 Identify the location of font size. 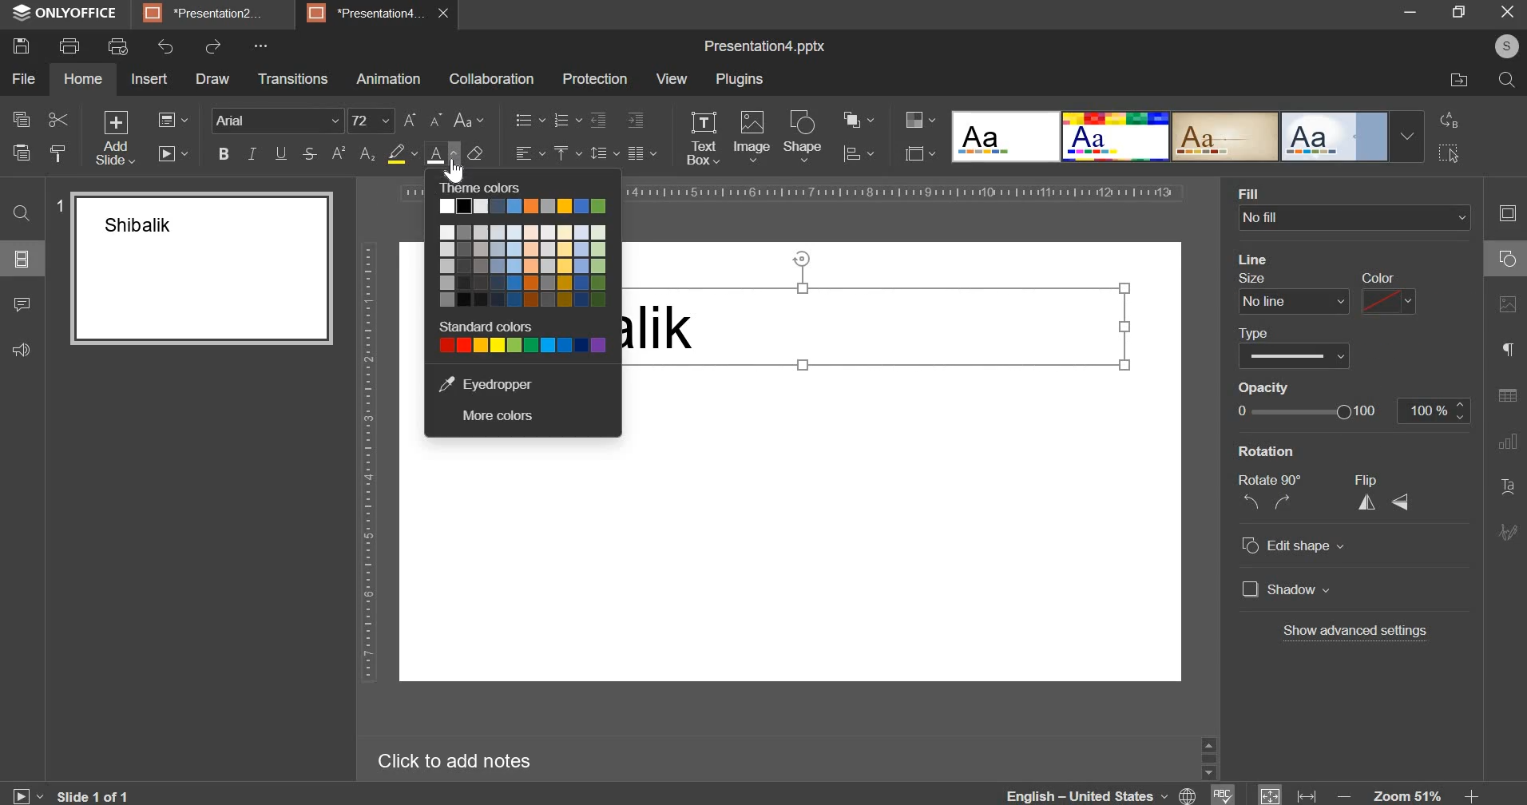
(371, 121).